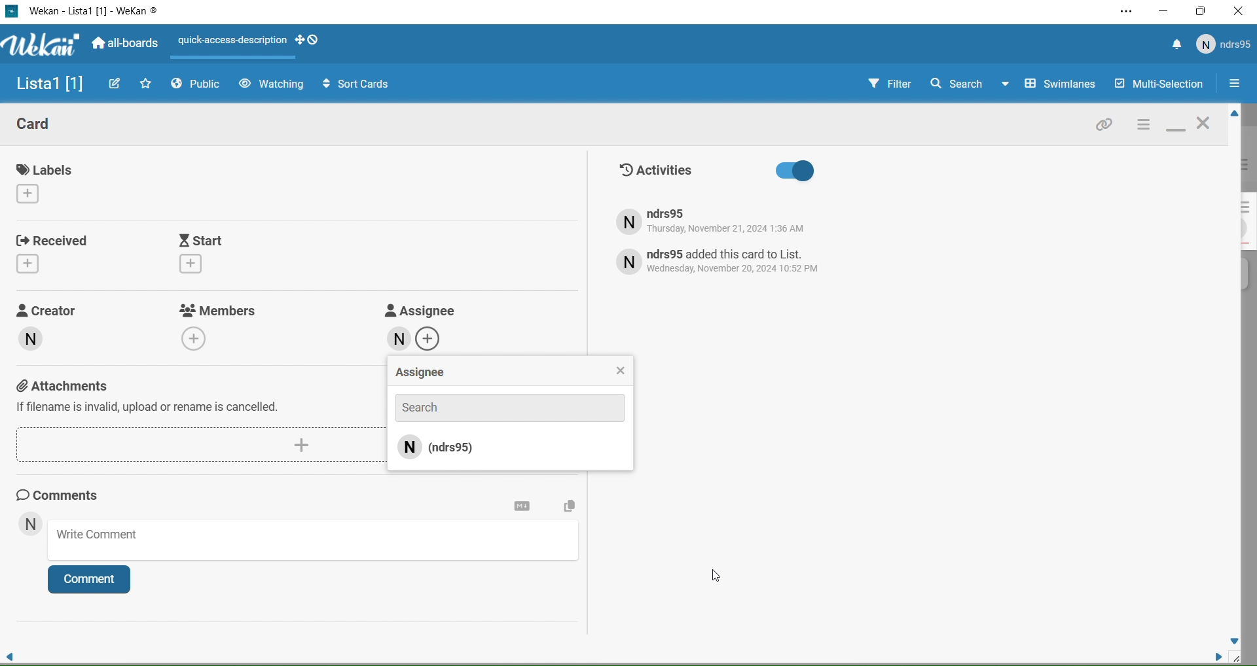 The image size is (1257, 666). I want to click on Received, so click(56, 252).